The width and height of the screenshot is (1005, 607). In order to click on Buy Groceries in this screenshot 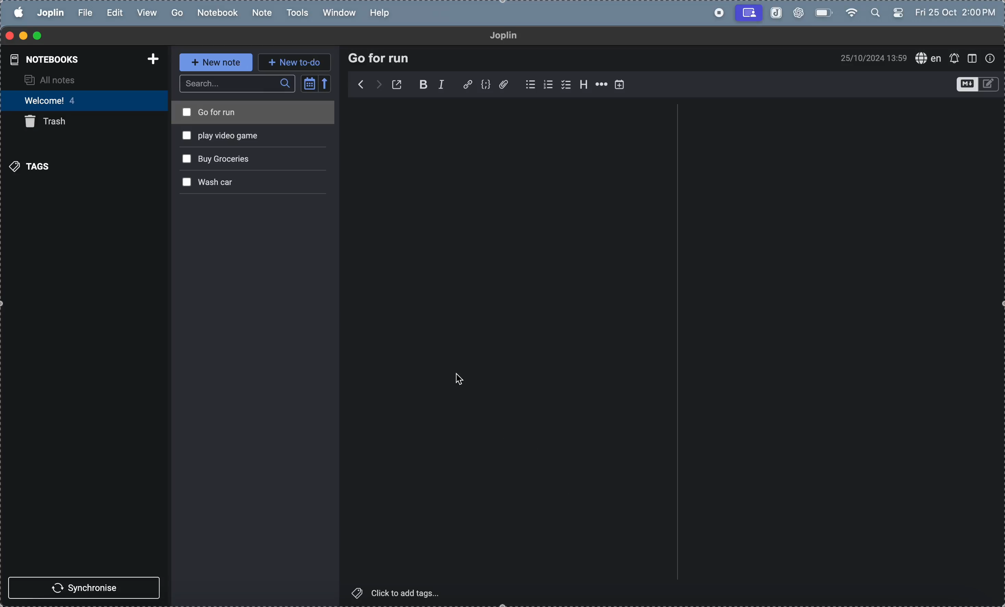, I will do `click(217, 160)`.